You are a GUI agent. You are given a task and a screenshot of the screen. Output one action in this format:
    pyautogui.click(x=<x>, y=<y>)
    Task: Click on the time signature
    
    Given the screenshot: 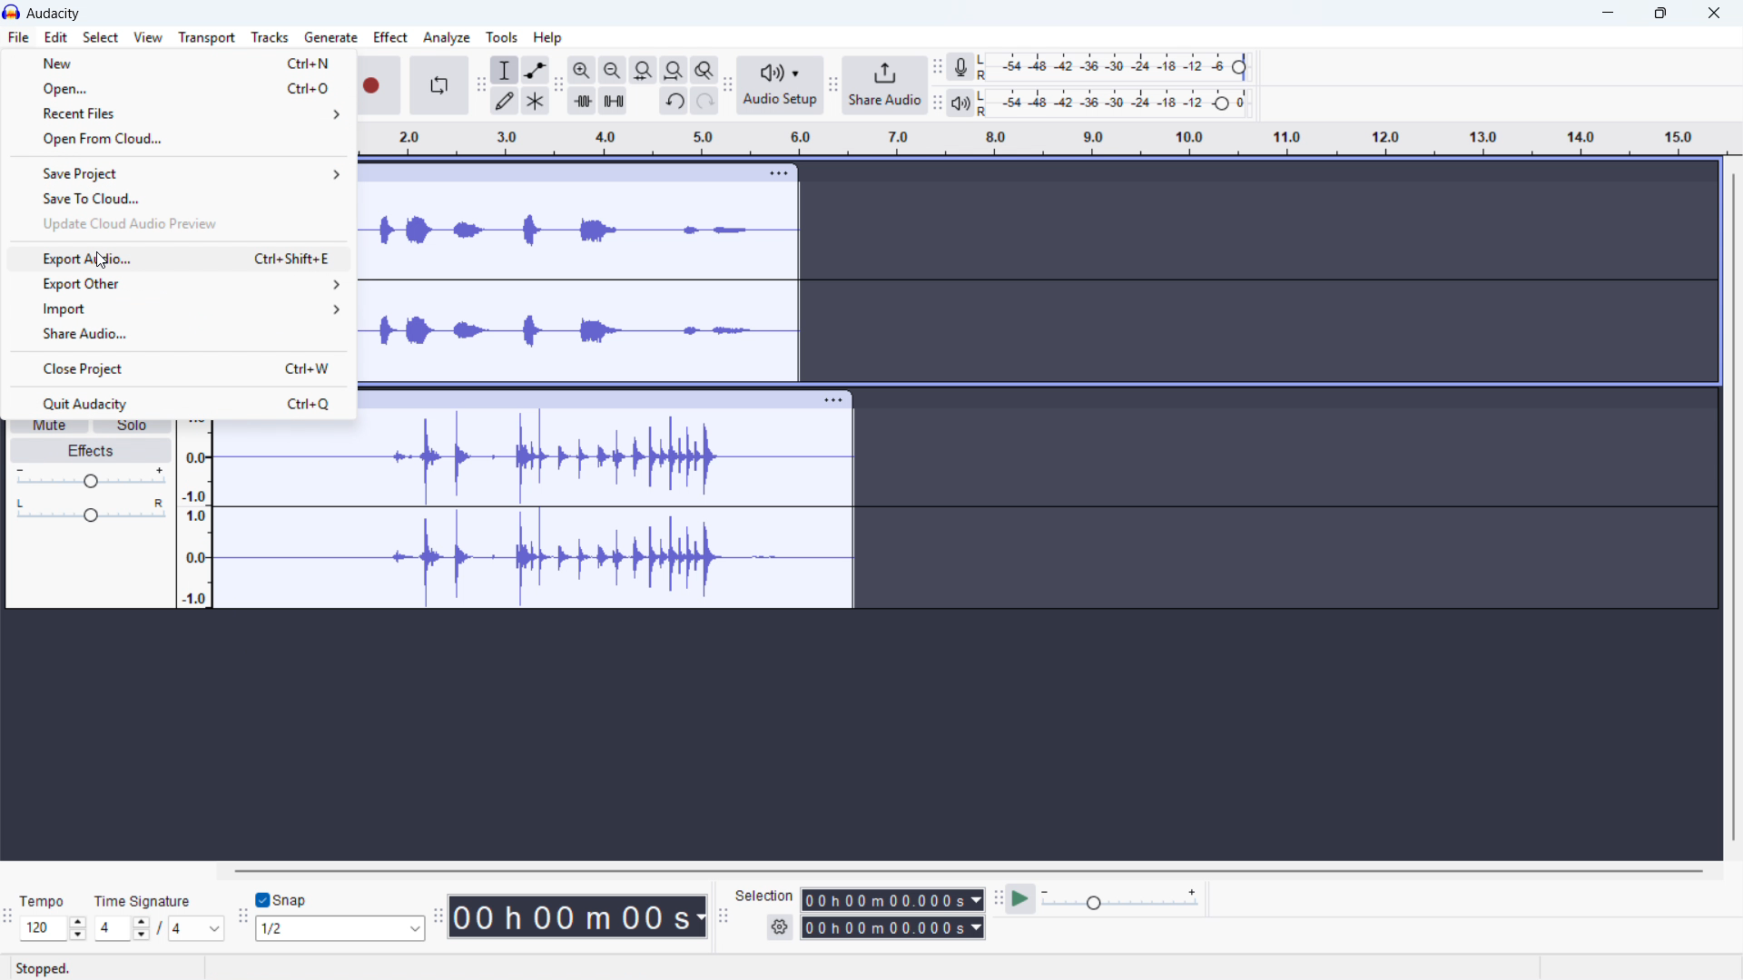 What is the action you would take?
    pyautogui.click(x=145, y=901)
    